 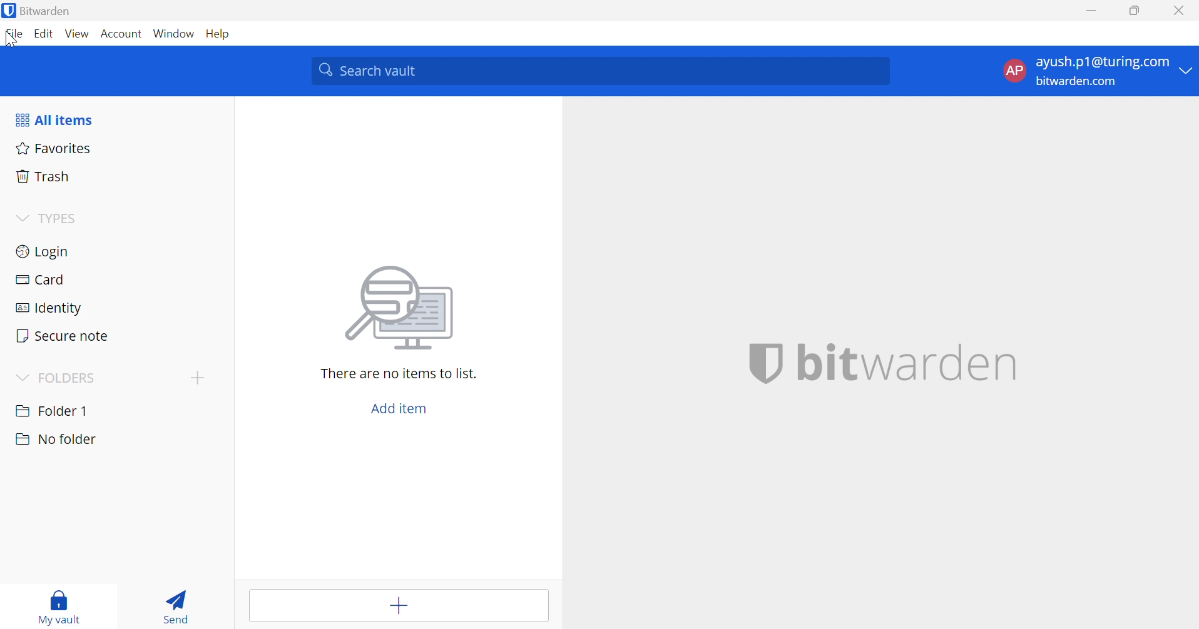 I want to click on cursor, so click(x=13, y=40).